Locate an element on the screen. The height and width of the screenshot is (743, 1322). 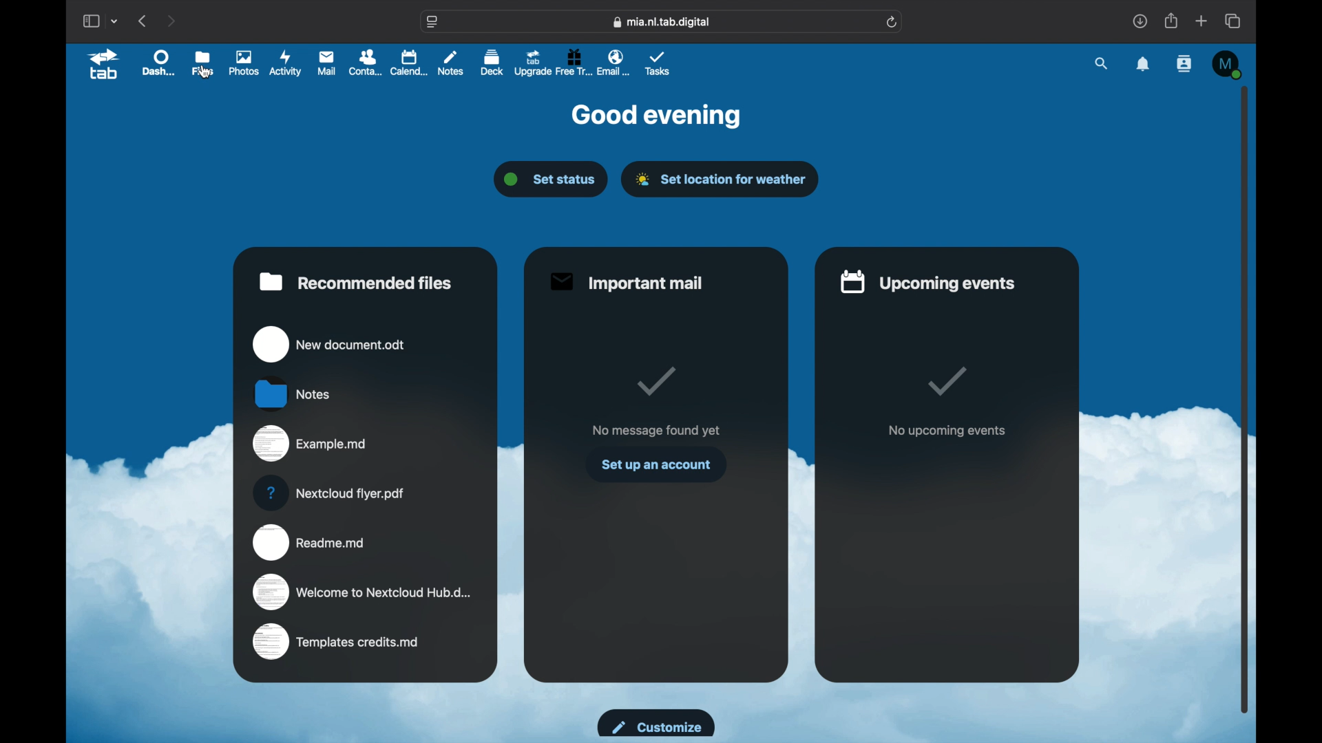
nextcloud is located at coordinates (327, 493).